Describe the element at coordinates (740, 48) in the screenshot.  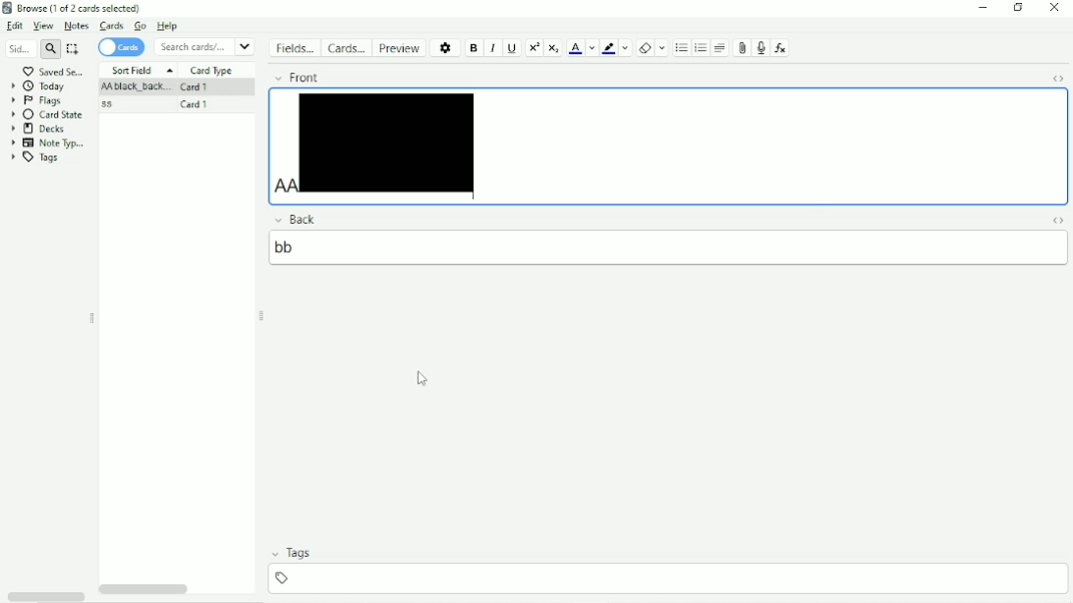
I see `Attach pictures/audio/video` at that location.